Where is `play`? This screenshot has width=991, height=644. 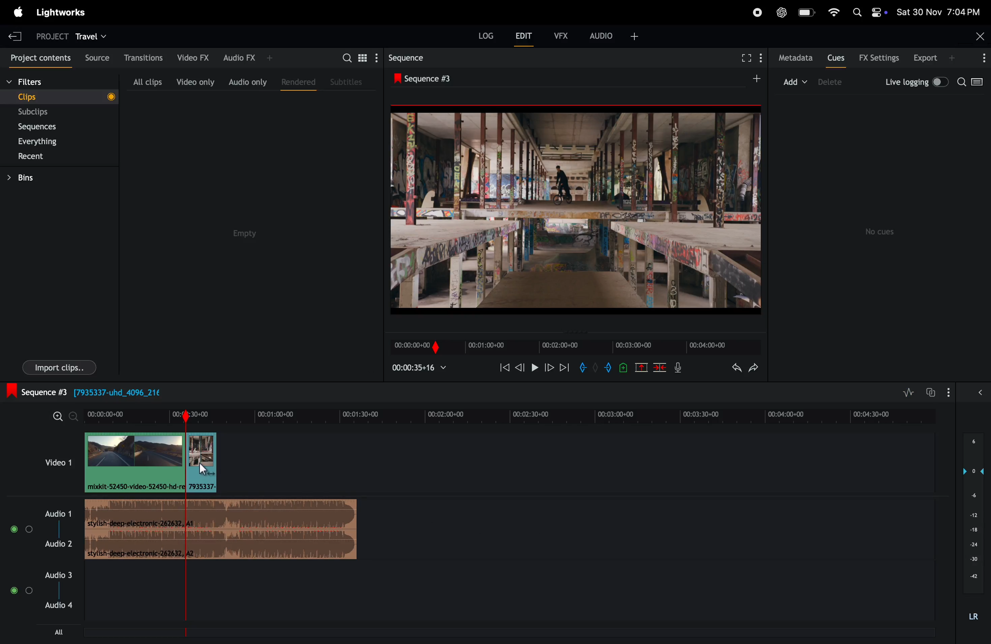
play is located at coordinates (533, 369).